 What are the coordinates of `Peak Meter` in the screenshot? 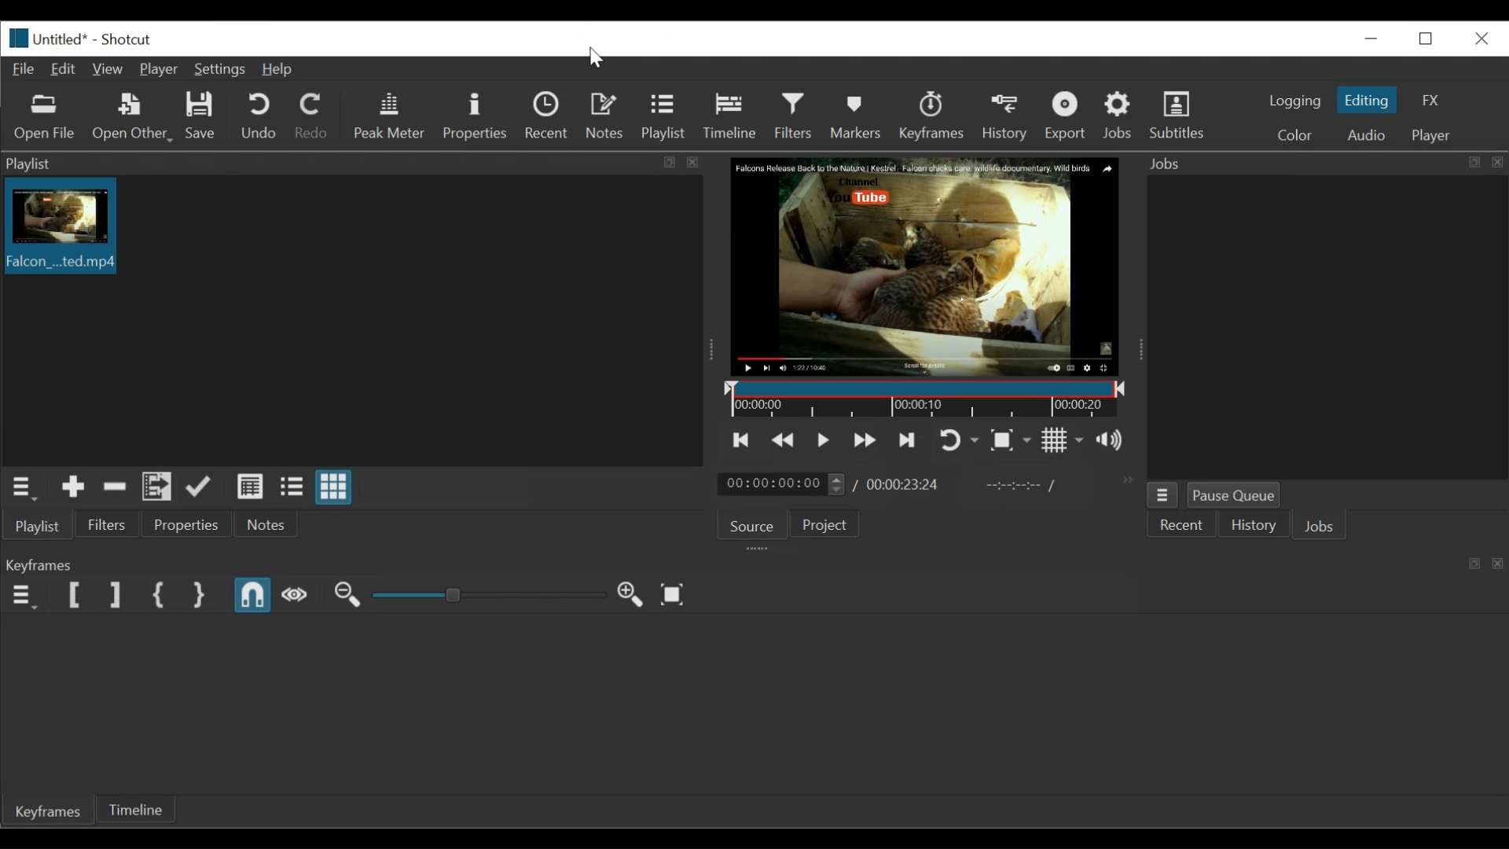 It's located at (391, 116).